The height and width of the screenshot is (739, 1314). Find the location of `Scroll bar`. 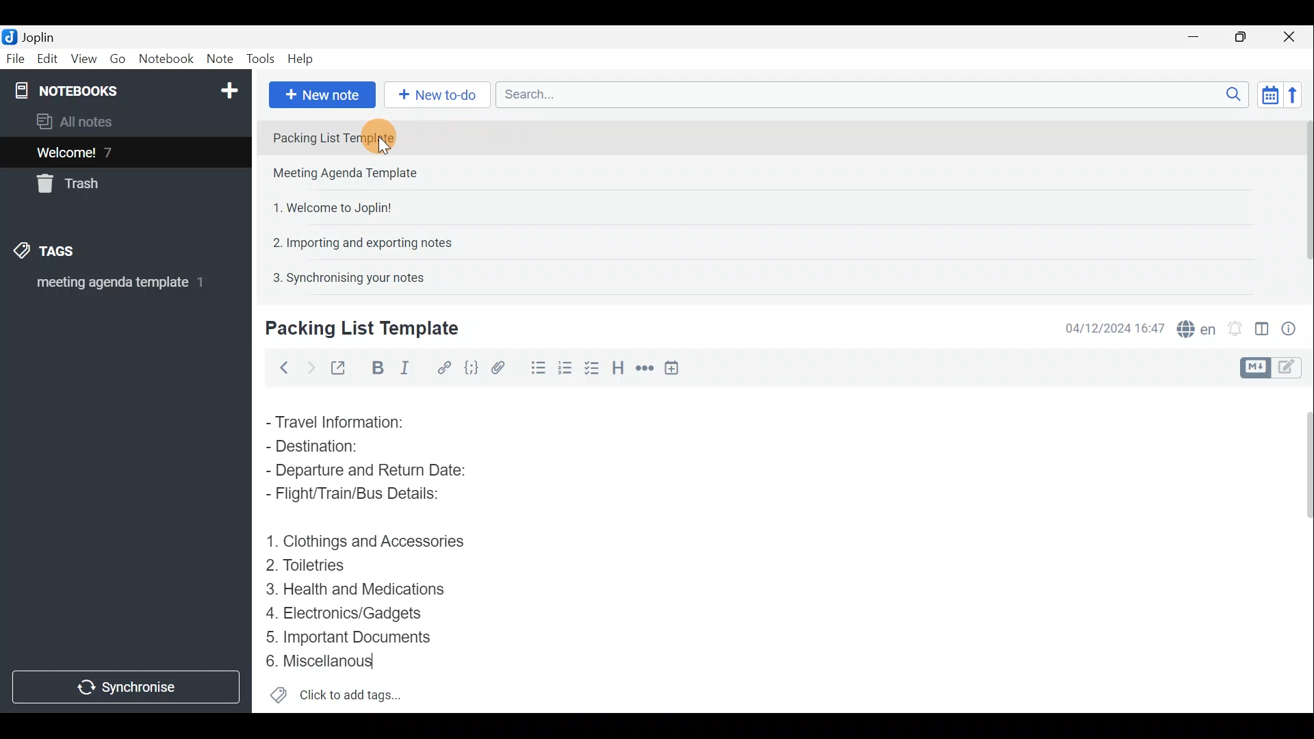

Scroll bar is located at coordinates (1301, 200).